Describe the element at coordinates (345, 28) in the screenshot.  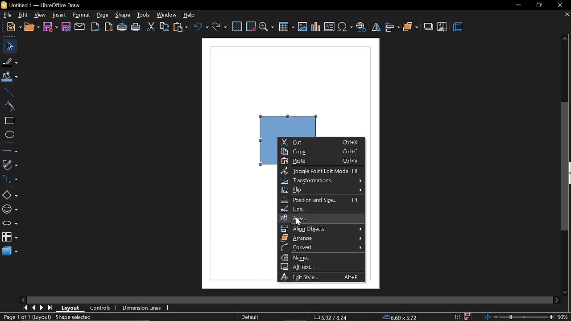
I see `Insert symbol` at that location.